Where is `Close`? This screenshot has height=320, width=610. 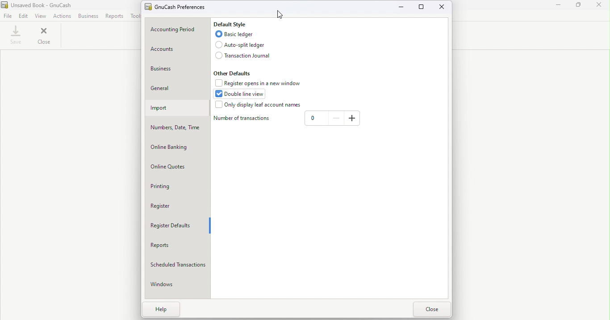
Close is located at coordinates (601, 8).